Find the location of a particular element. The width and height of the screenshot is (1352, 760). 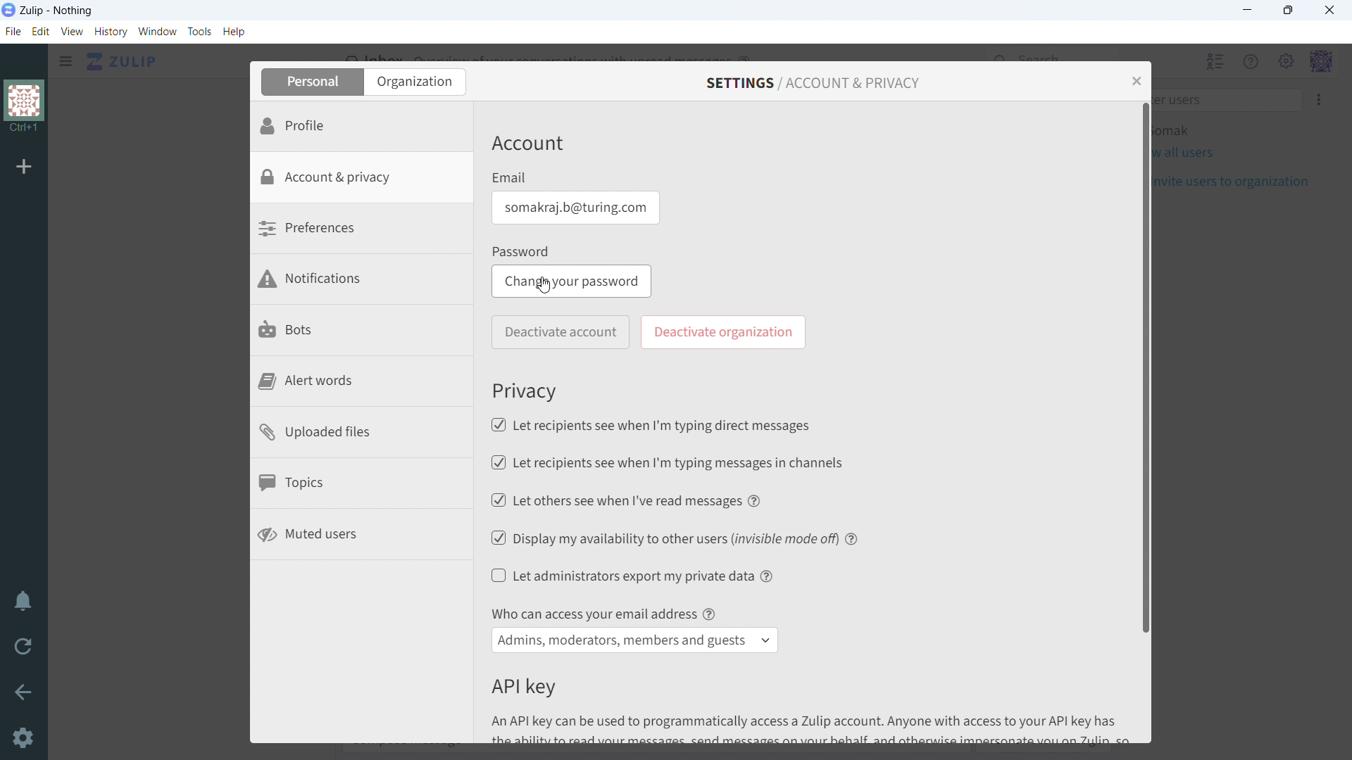

help is located at coordinates (756, 500).